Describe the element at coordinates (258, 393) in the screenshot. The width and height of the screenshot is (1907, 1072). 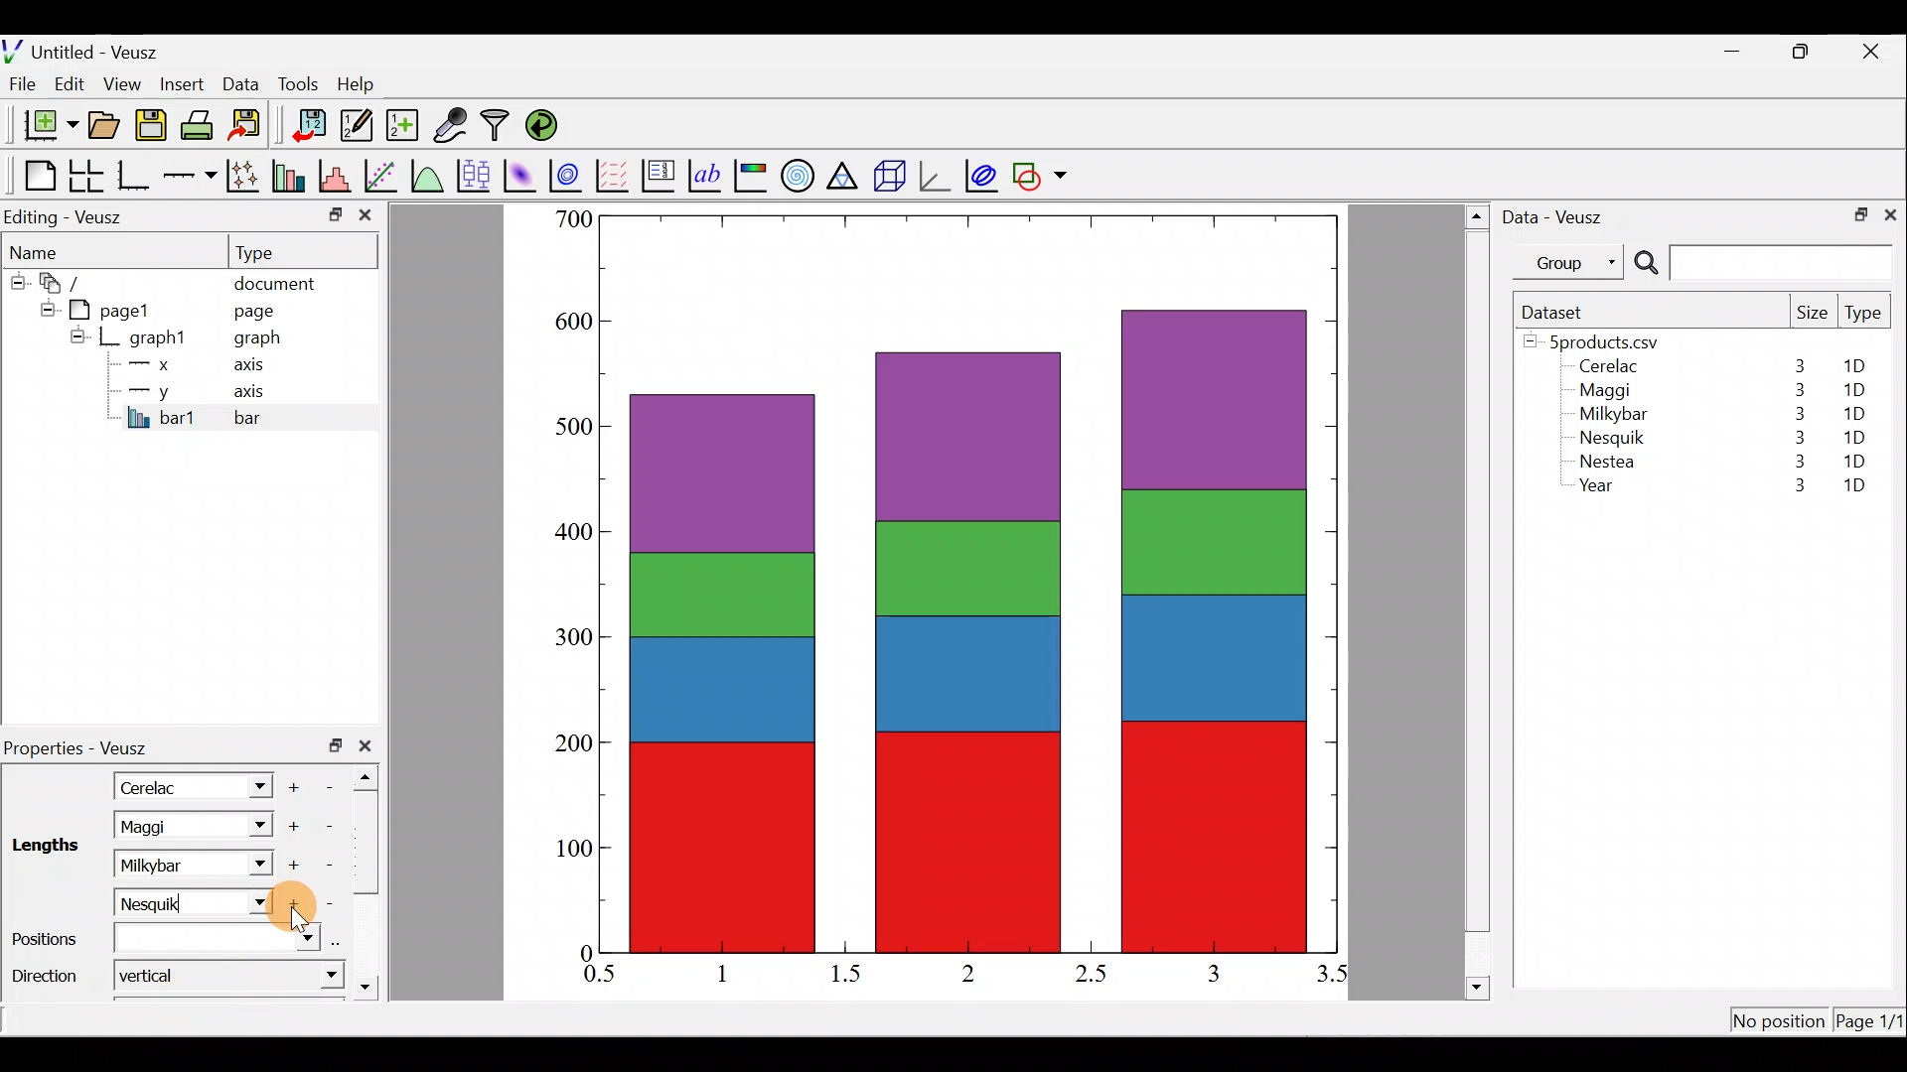
I see `axis` at that location.